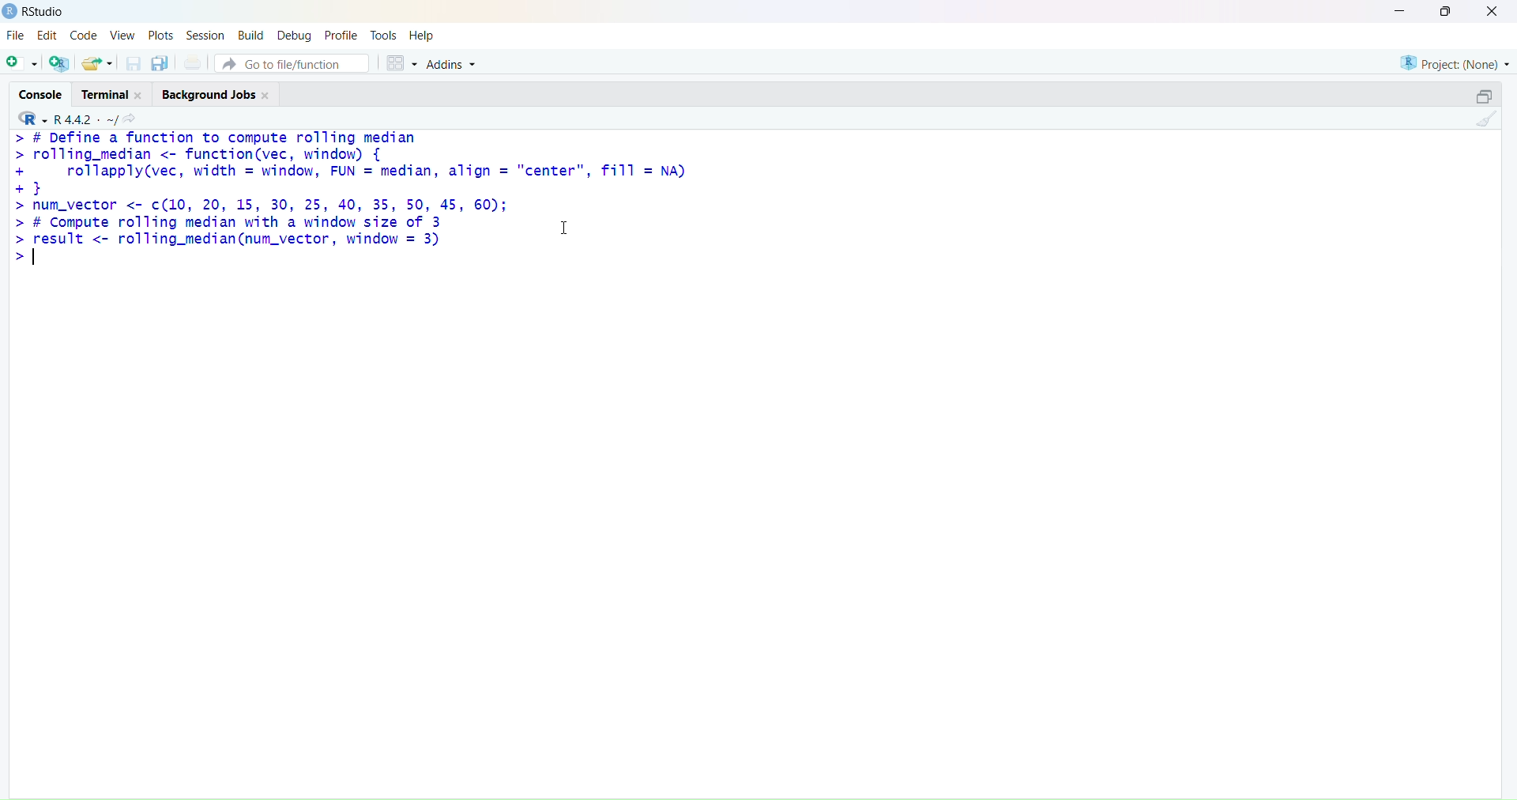  Describe the element at coordinates (130, 118) in the screenshot. I see `search icon` at that location.